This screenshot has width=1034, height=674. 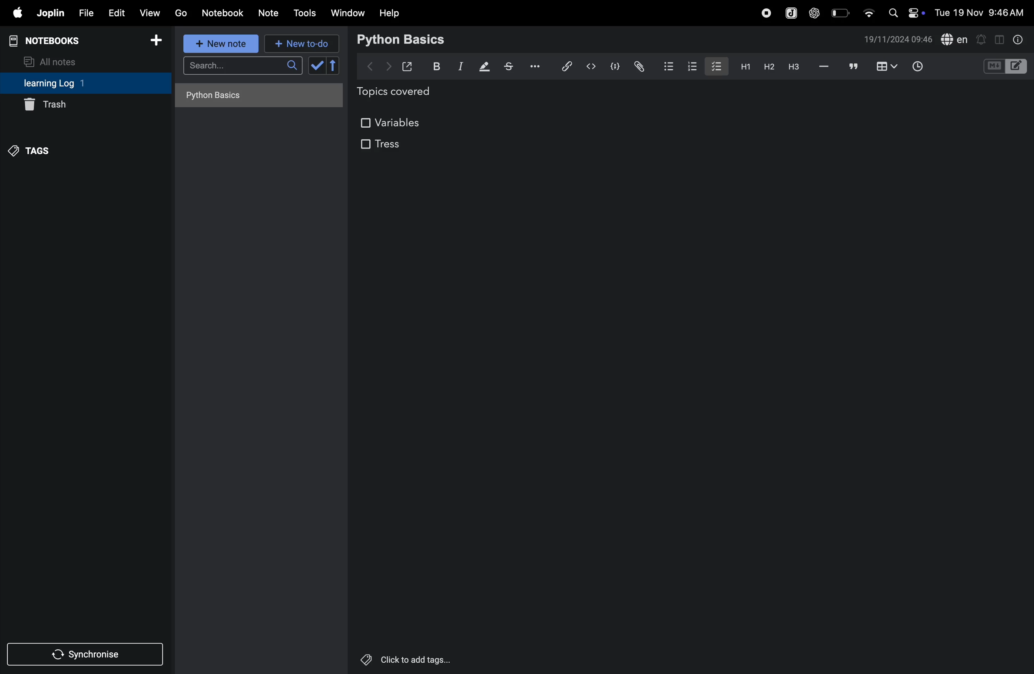 What do you see at coordinates (459, 67) in the screenshot?
I see `itallic` at bounding box center [459, 67].